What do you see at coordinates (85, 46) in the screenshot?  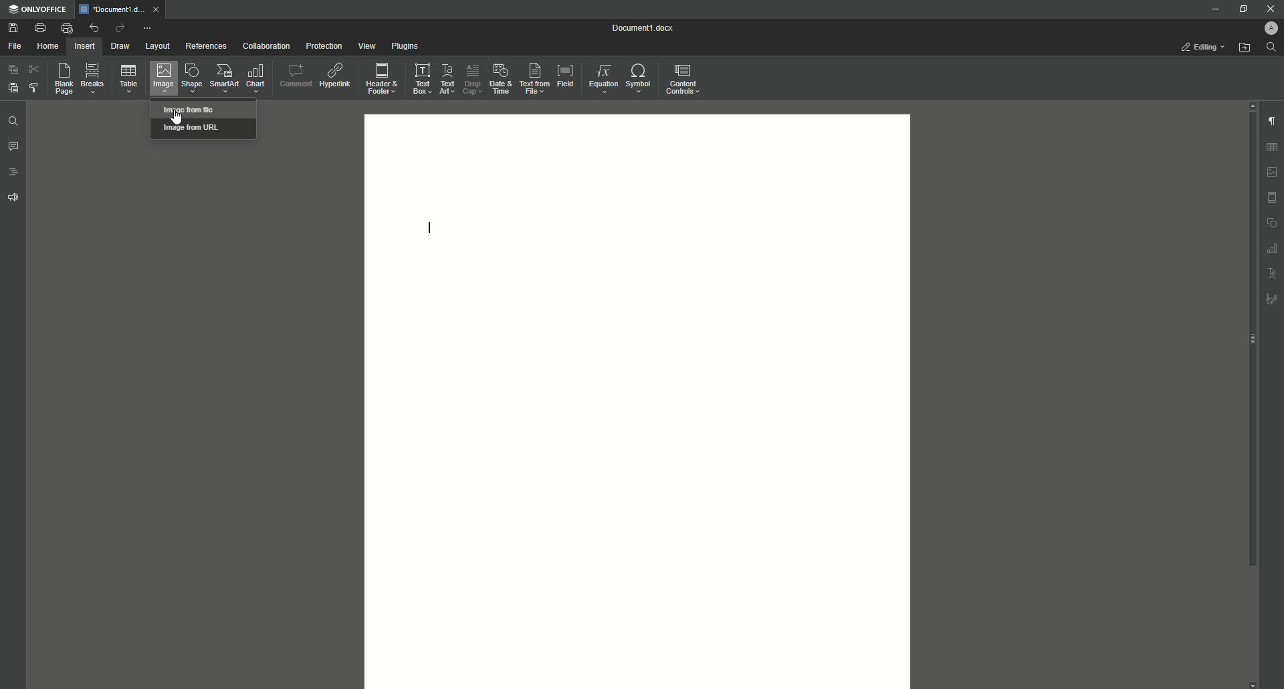 I see `Insert` at bounding box center [85, 46].